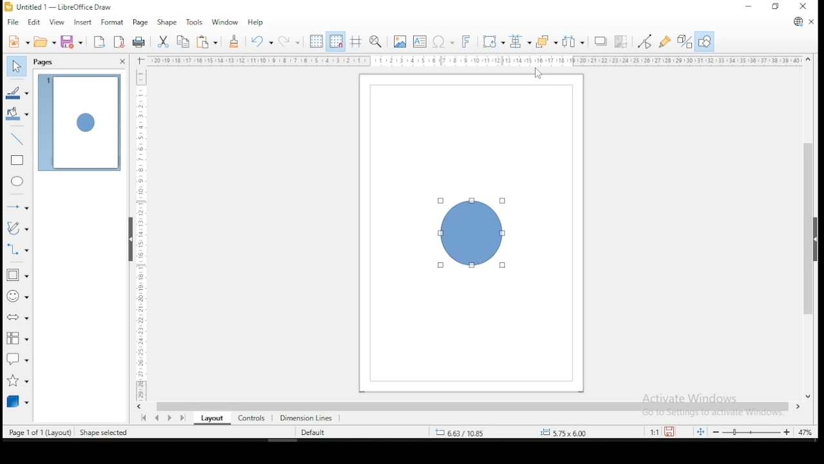 This screenshot has width=824, height=464. I want to click on first page, so click(142, 418).